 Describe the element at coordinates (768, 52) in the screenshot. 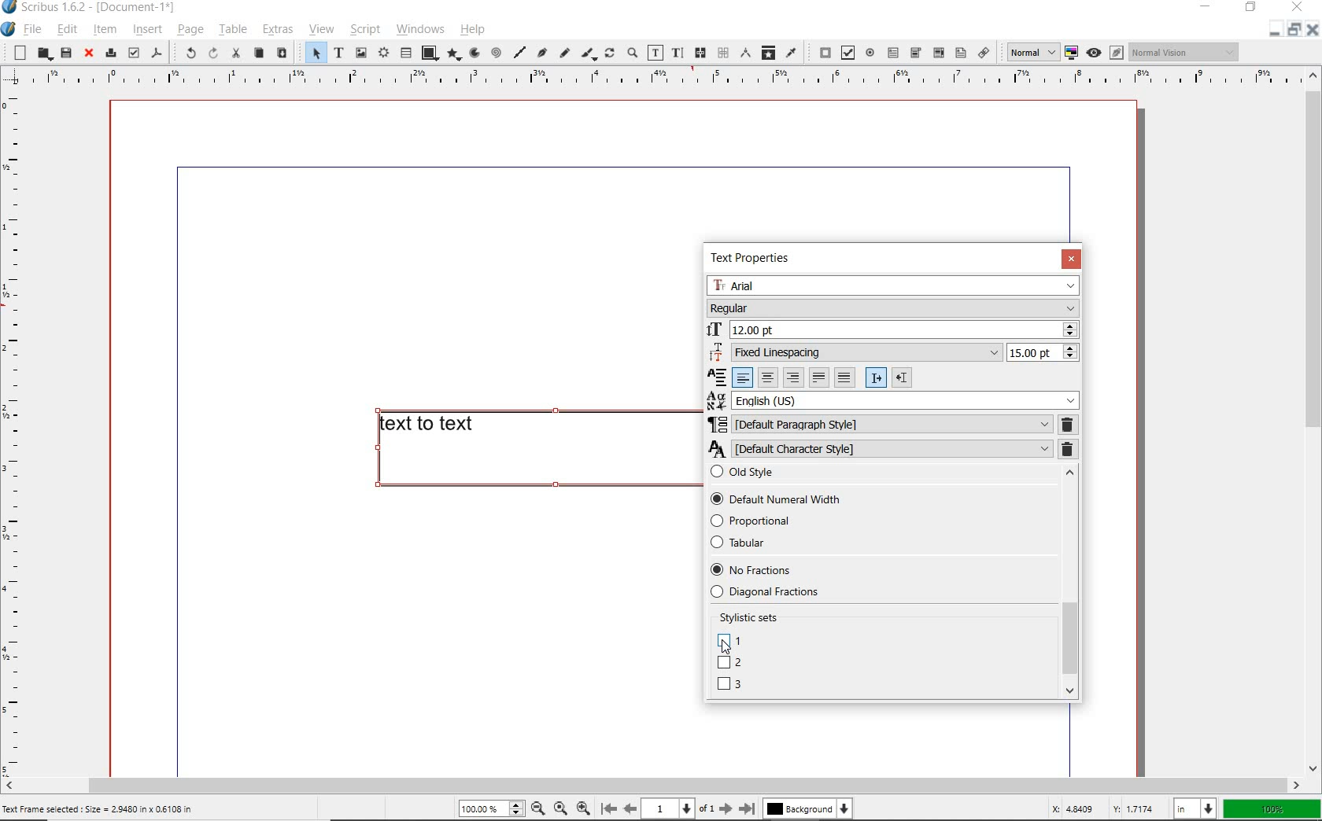

I see `copy item properties` at that location.